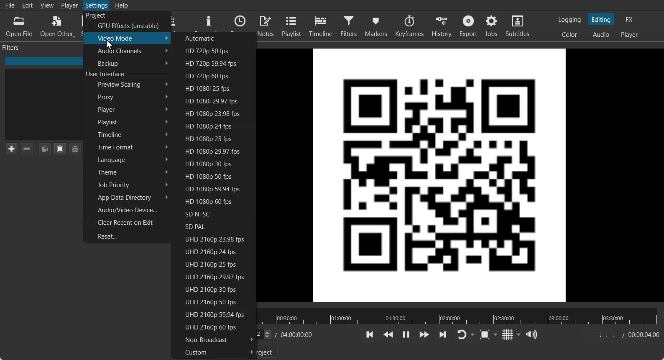 The height and width of the screenshot is (360, 664). Describe the element at coordinates (60, 149) in the screenshot. I see `Paste Filter` at that location.